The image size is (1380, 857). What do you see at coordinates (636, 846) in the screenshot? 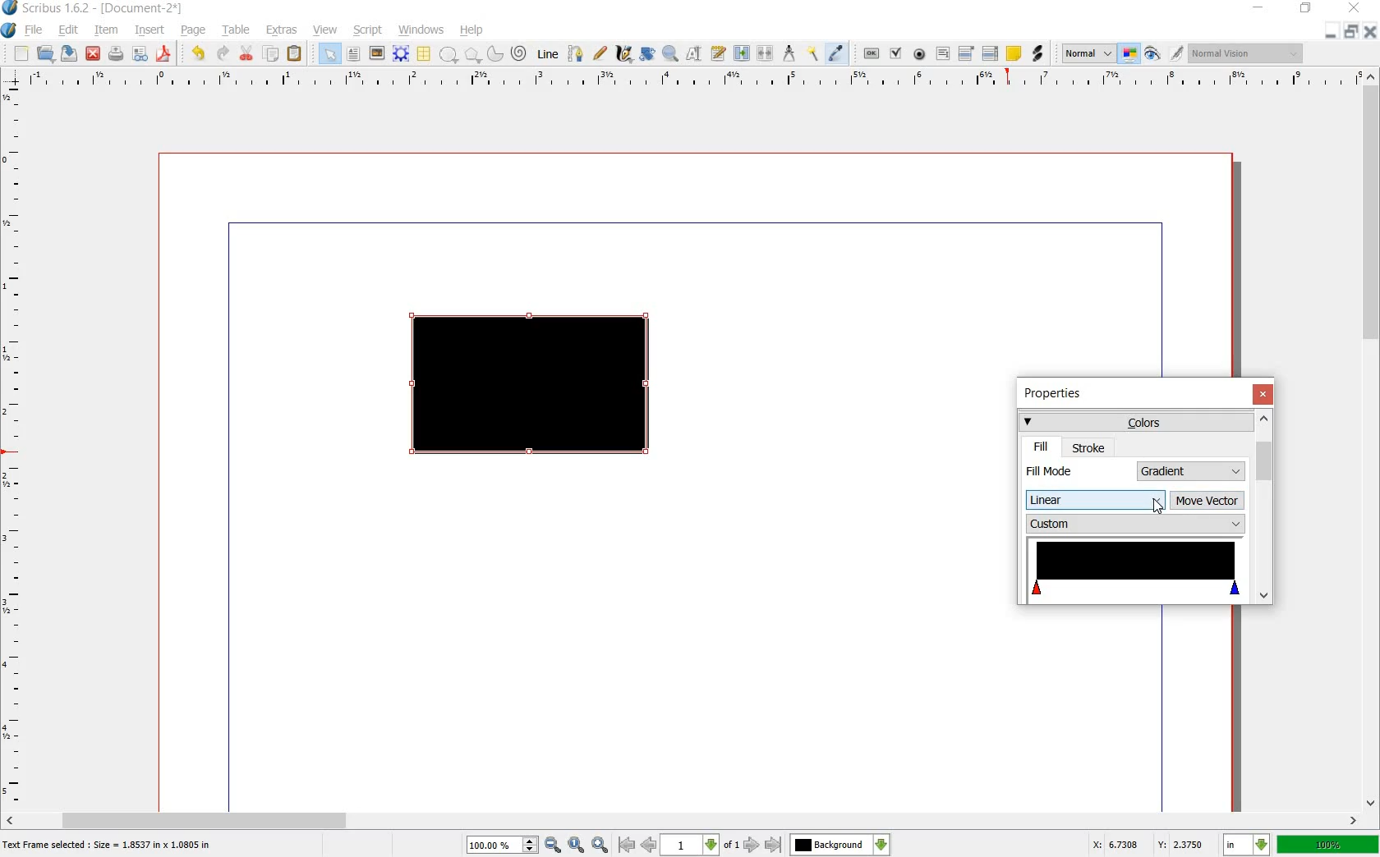
I see `go to previous or first page` at bounding box center [636, 846].